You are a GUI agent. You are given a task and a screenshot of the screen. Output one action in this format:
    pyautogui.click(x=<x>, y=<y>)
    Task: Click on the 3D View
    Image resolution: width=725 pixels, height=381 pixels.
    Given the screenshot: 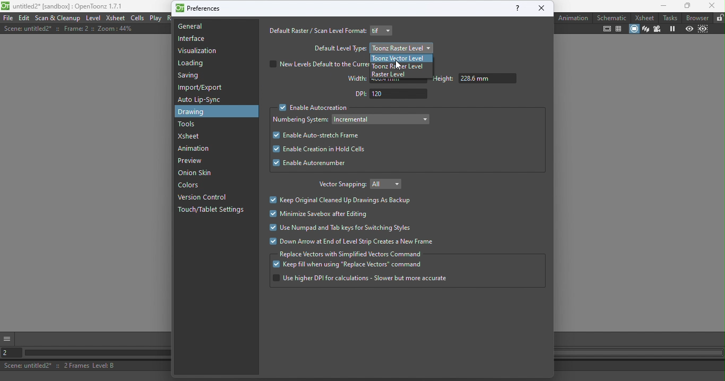 What is the action you would take?
    pyautogui.click(x=645, y=29)
    